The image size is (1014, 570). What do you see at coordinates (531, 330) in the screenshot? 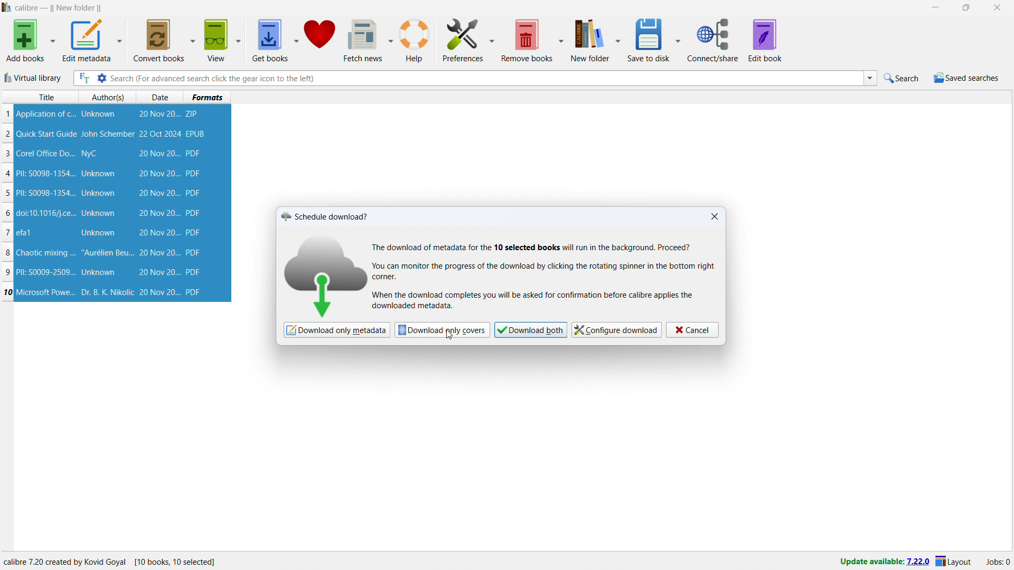
I see `download both` at bounding box center [531, 330].